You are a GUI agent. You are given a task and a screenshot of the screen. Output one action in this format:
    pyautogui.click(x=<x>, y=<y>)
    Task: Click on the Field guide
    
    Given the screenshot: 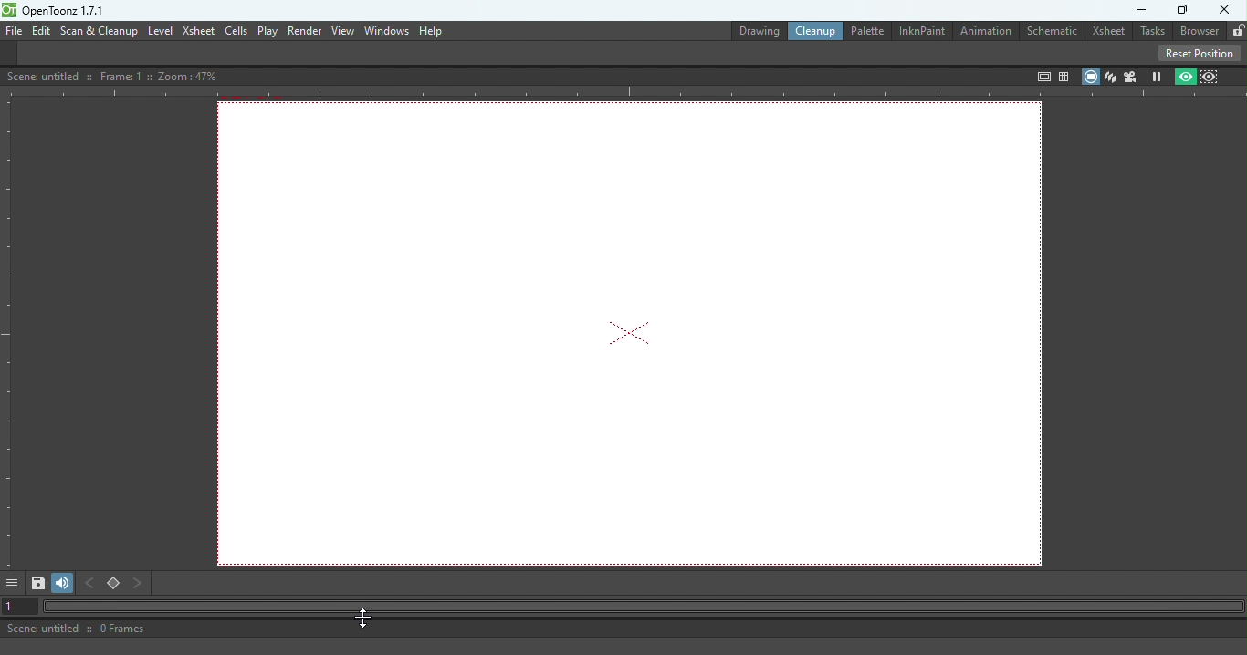 What is the action you would take?
    pyautogui.click(x=1066, y=73)
    